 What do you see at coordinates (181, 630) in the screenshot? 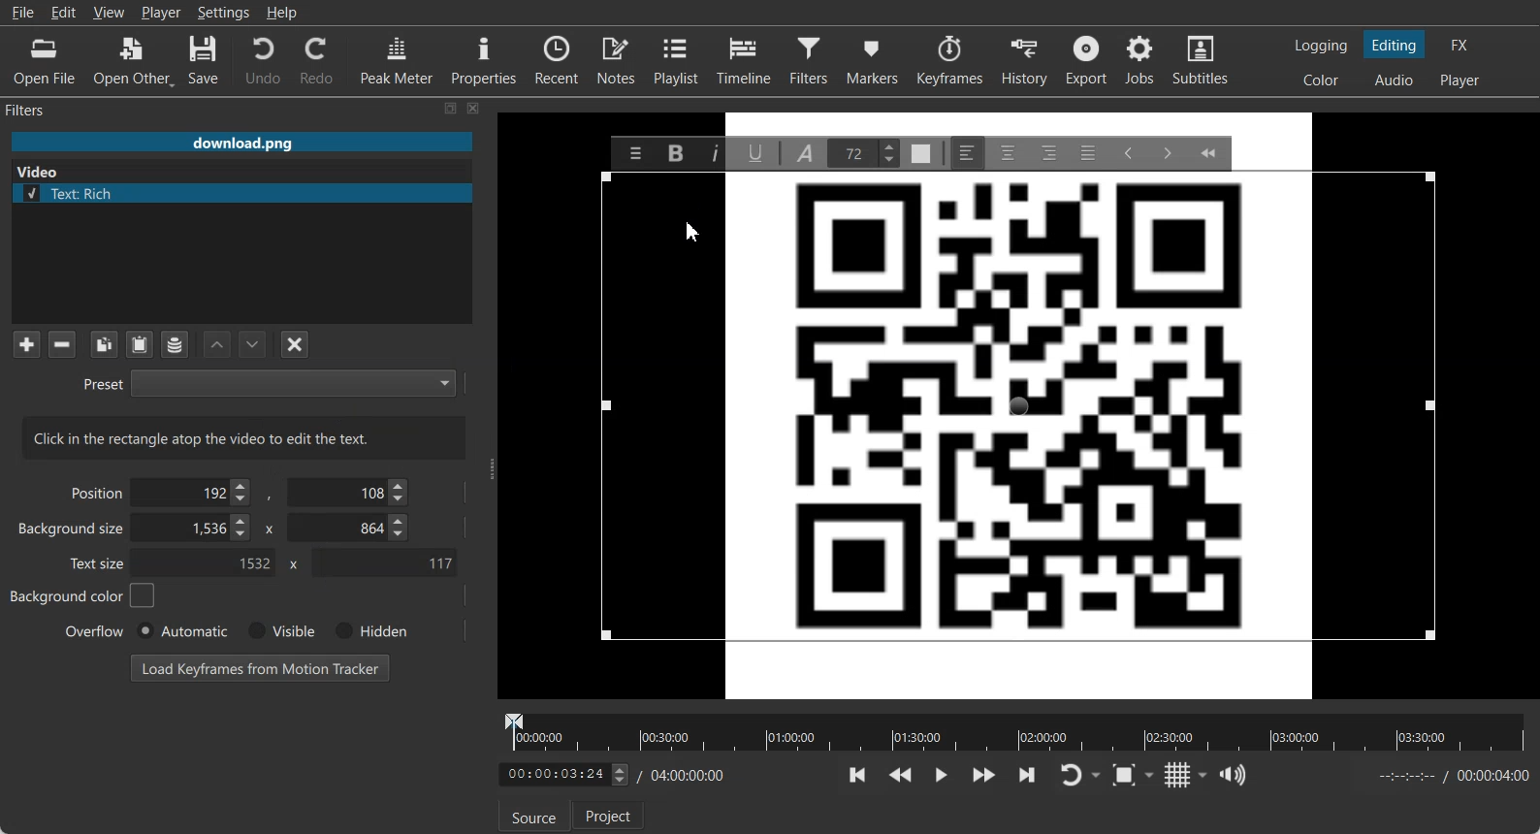
I see `Automatic` at bounding box center [181, 630].